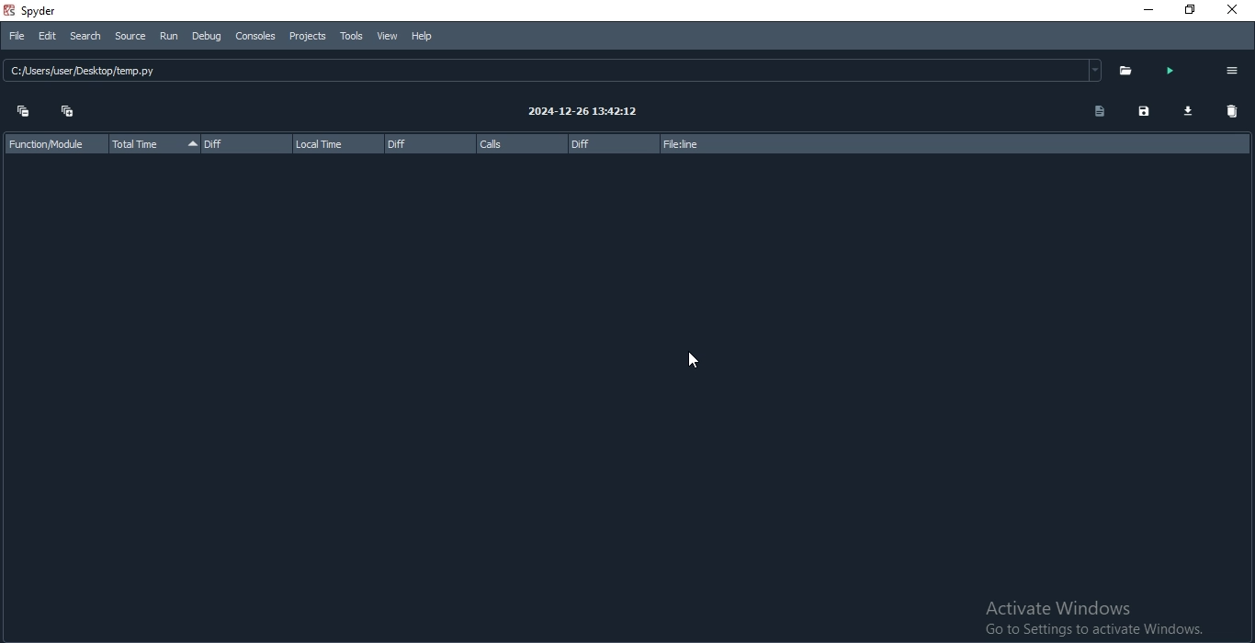 This screenshot has height=643, width=1255. What do you see at coordinates (54, 9) in the screenshot?
I see `spyder` at bounding box center [54, 9].